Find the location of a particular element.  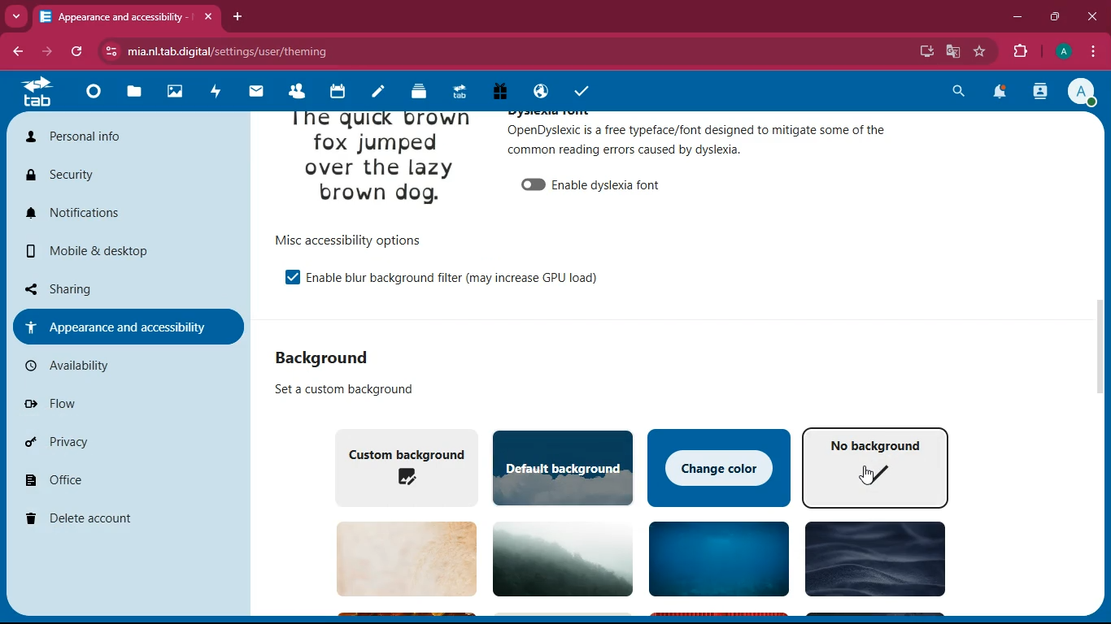

enable is located at coordinates (285, 276).